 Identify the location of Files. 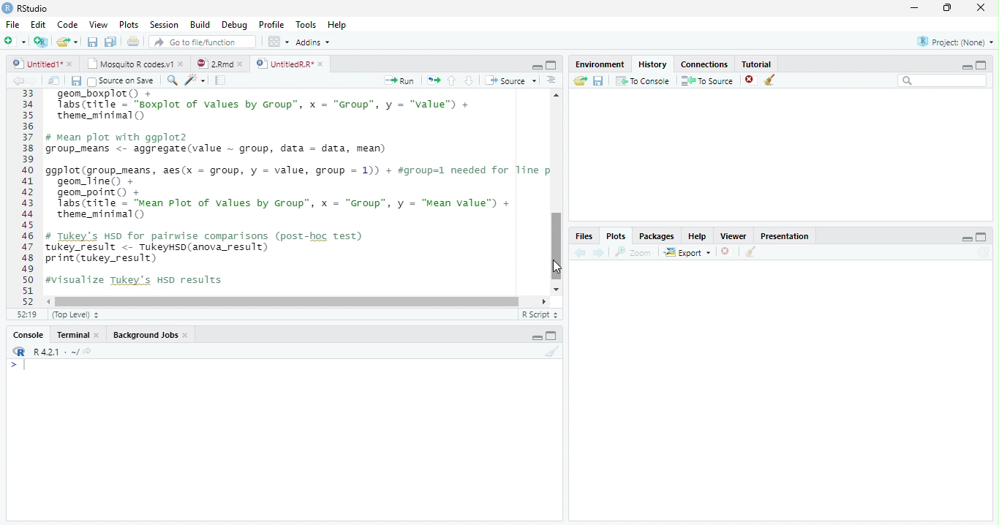
(583, 236).